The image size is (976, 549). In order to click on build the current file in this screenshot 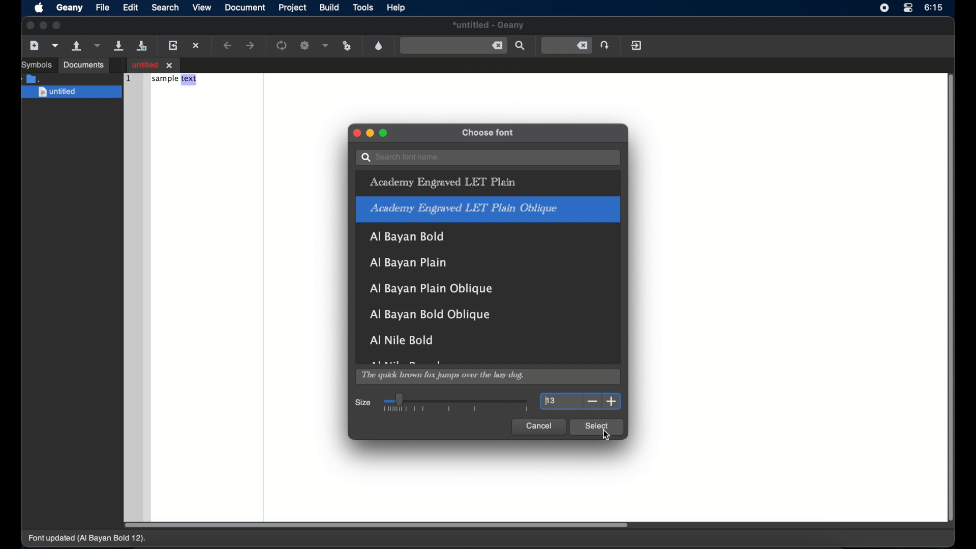, I will do `click(306, 46)`.